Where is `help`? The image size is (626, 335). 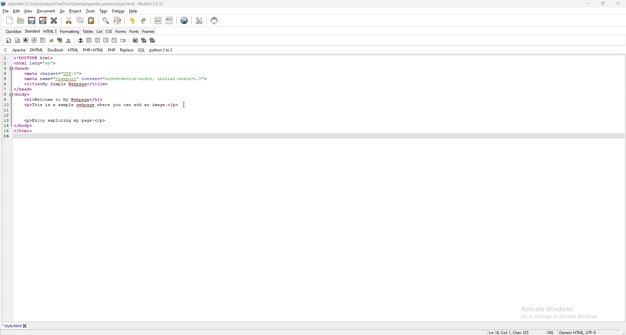 help is located at coordinates (134, 11).